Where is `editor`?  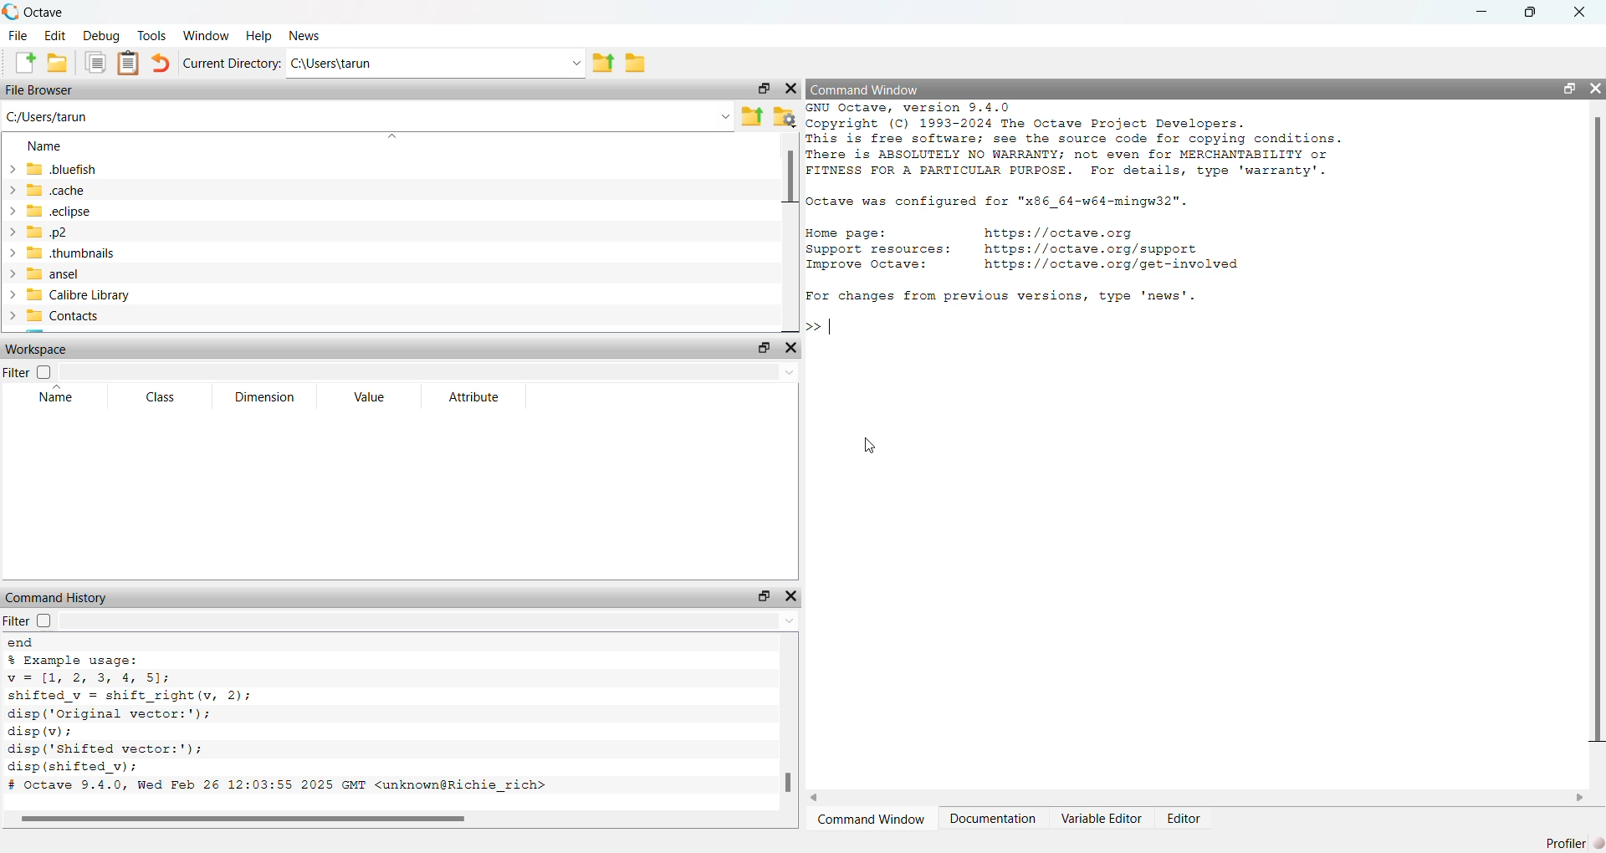 editor is located at coordinates (1191, 820).